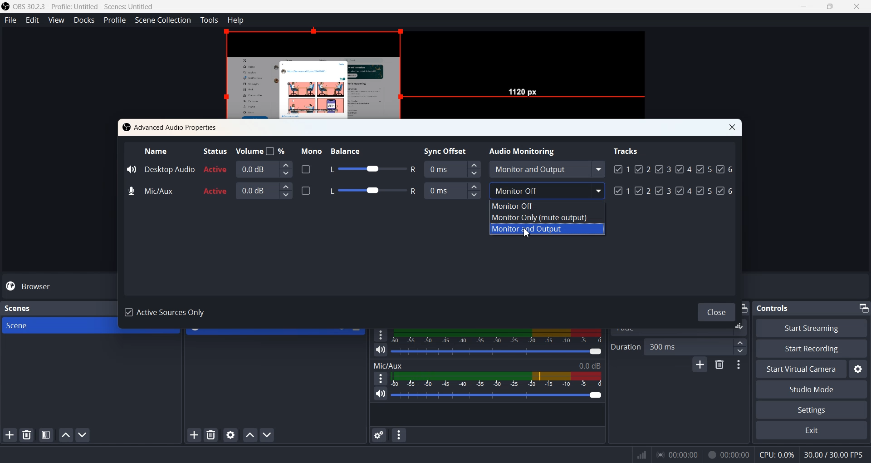 The image size is (871, 463). What do you see at coordinates (371, 169) in the screenshot?
I see `Balance adjuster` at bounding box center [371, 169].